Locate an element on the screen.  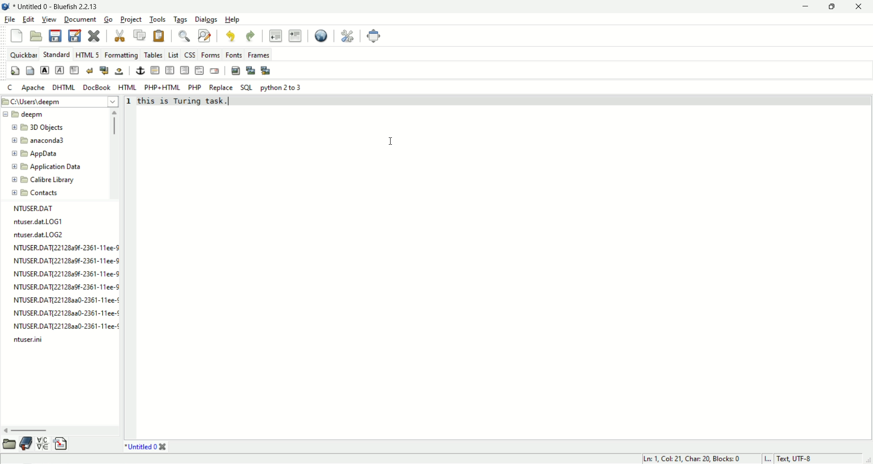
bookmark is located at coordinates (25, 443).